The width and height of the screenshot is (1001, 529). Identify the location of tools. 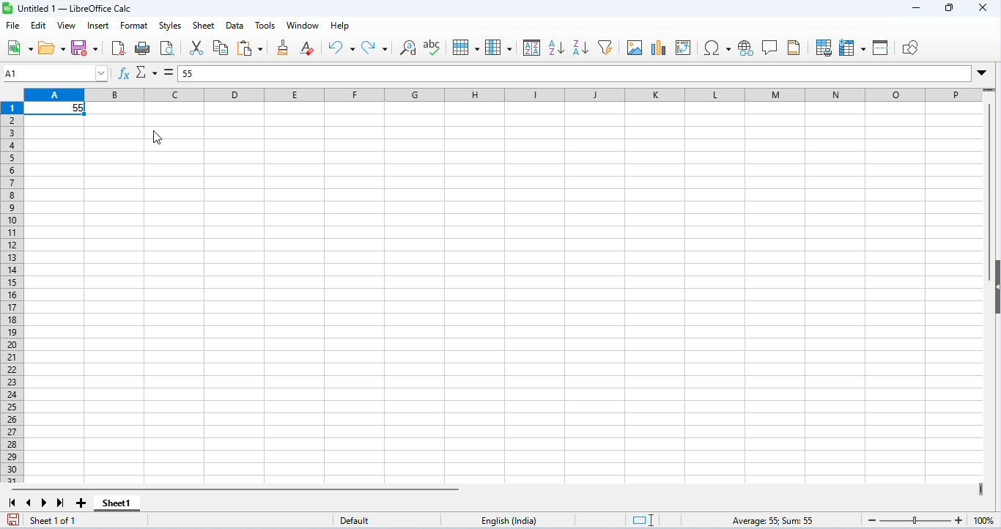
(265, 25).